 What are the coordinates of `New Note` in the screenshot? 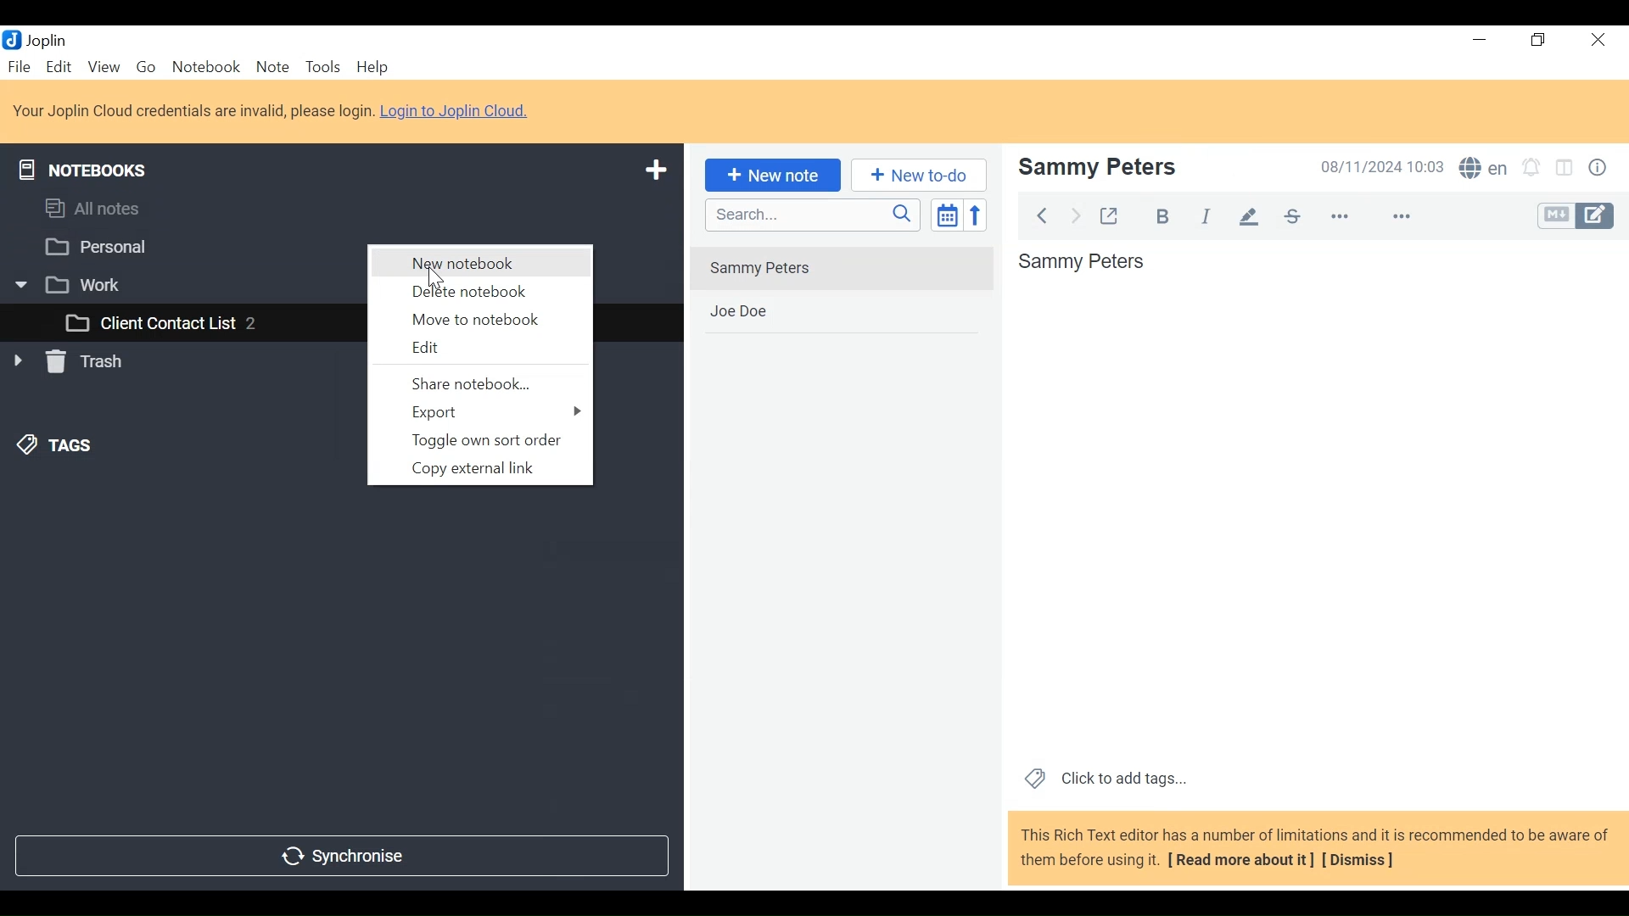 It's located at (773, 175).